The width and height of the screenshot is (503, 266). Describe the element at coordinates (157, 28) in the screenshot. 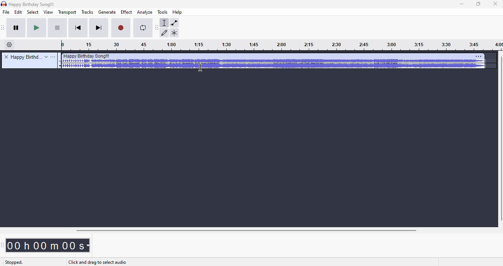

I see `audacity tools toolbar` at that location.